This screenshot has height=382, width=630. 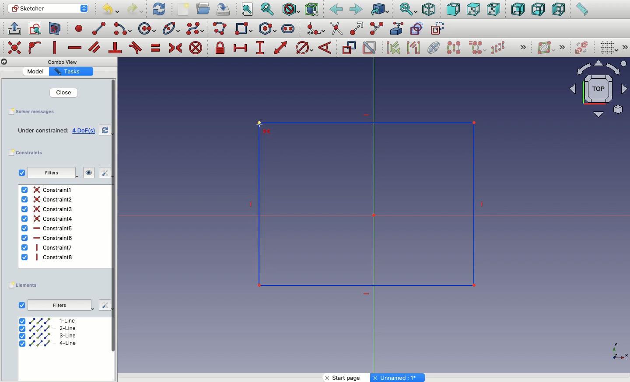 What do you see at coordinates (21, 173) in the screenshot?
I see `checkbox` at bounding box center [21, 173].